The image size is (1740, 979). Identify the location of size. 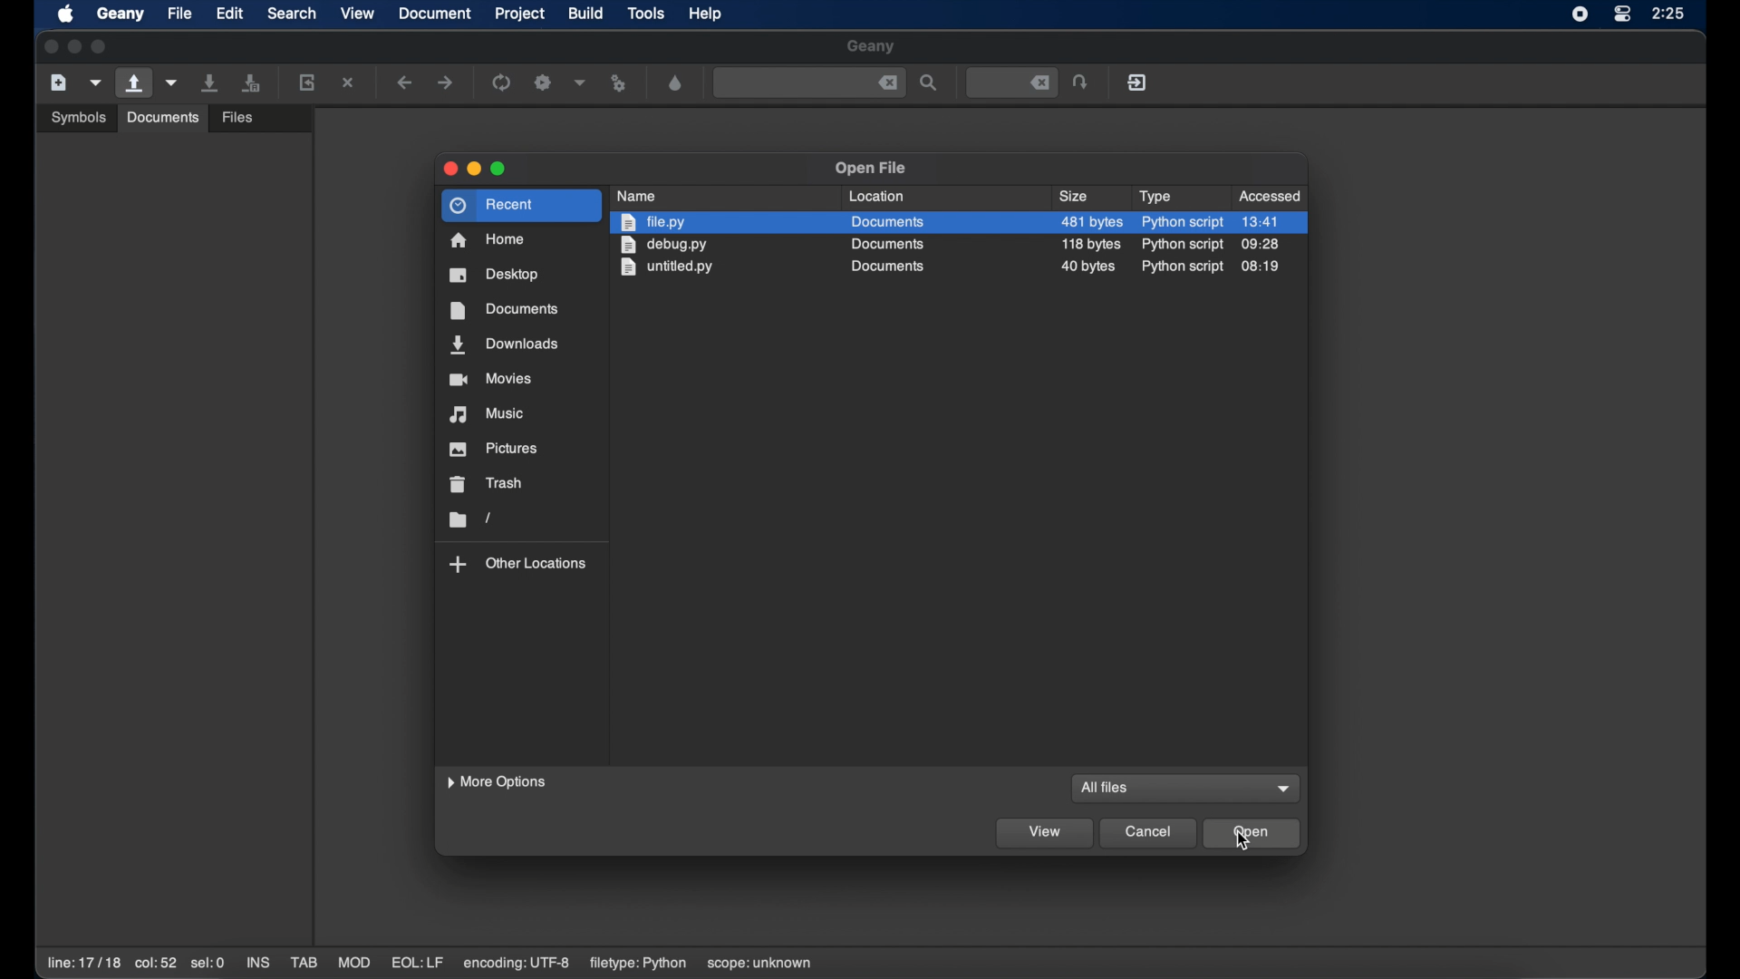
(1091, 267).